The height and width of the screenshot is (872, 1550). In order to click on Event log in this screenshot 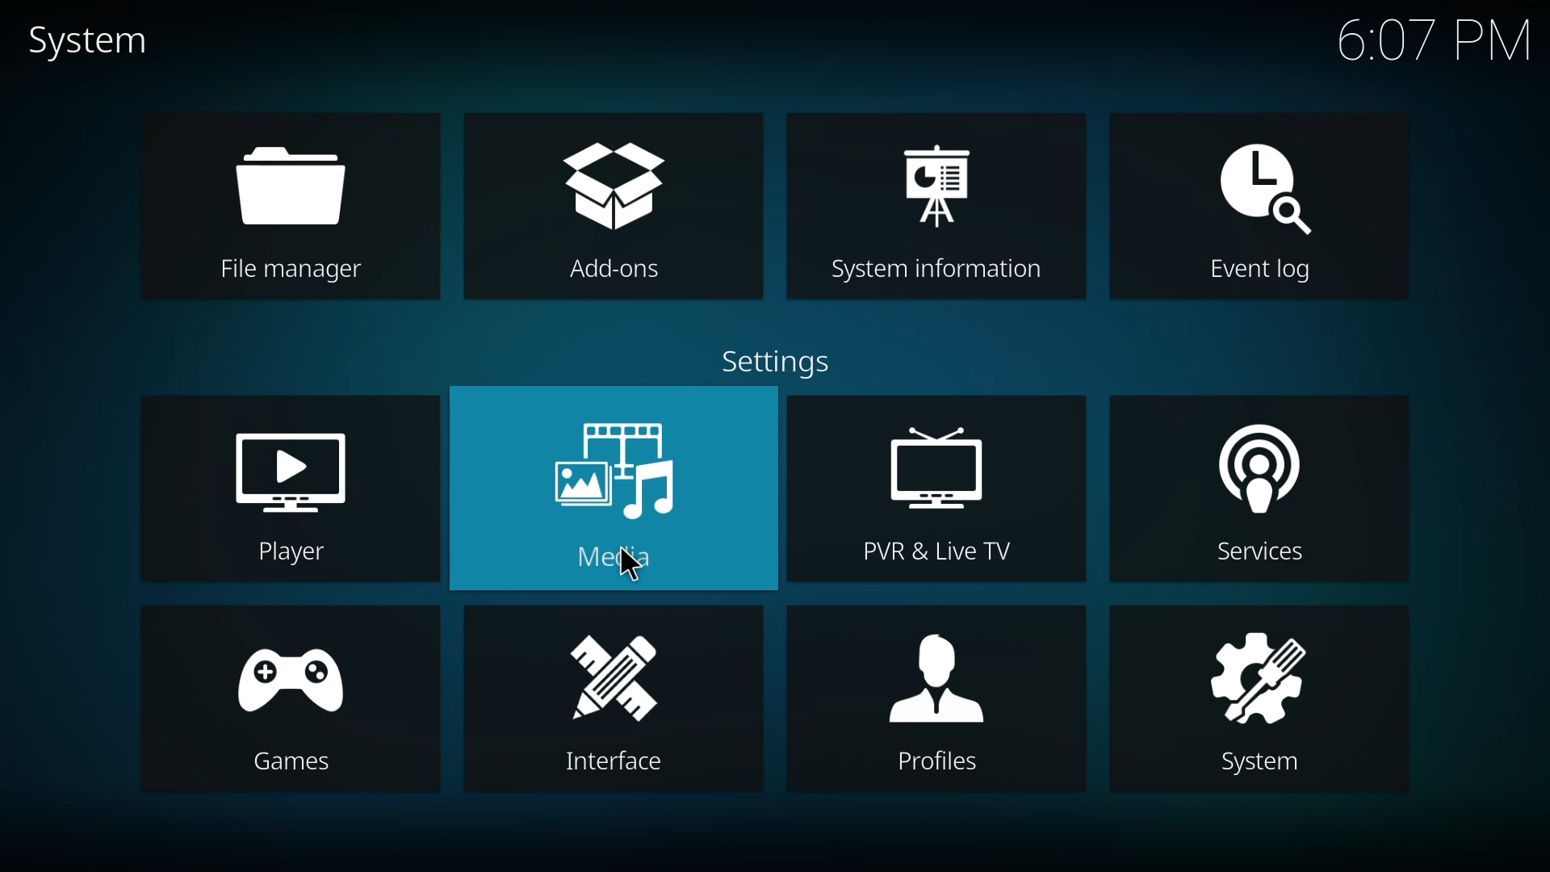, I will do `click(1259, 272)`.